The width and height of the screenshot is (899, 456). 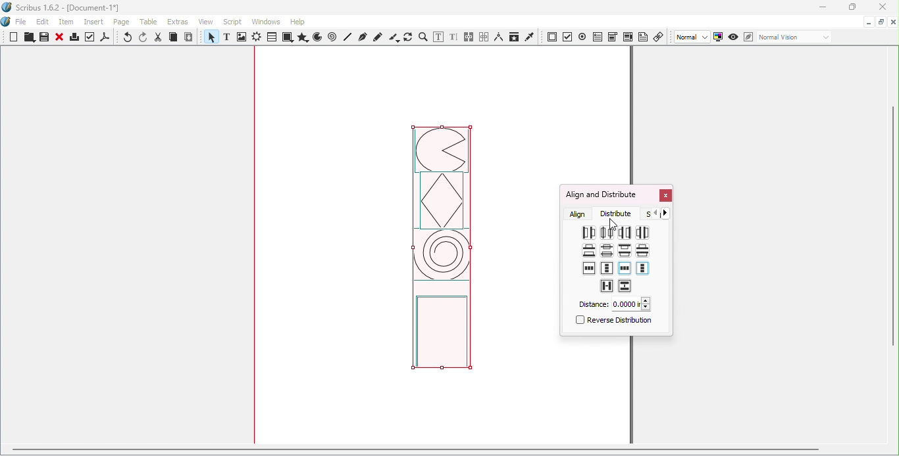 I want to click on PDF check button, so click(x=568, y=36).